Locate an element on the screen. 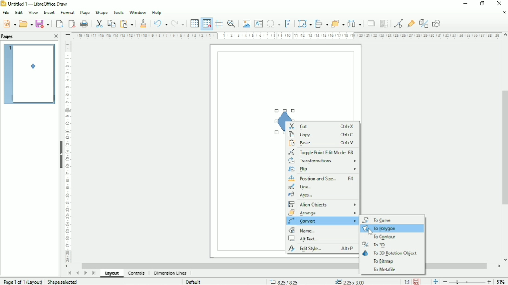 This screenshot has width=508, height=285. Zoom & pan is located at coordinates (232, 24).